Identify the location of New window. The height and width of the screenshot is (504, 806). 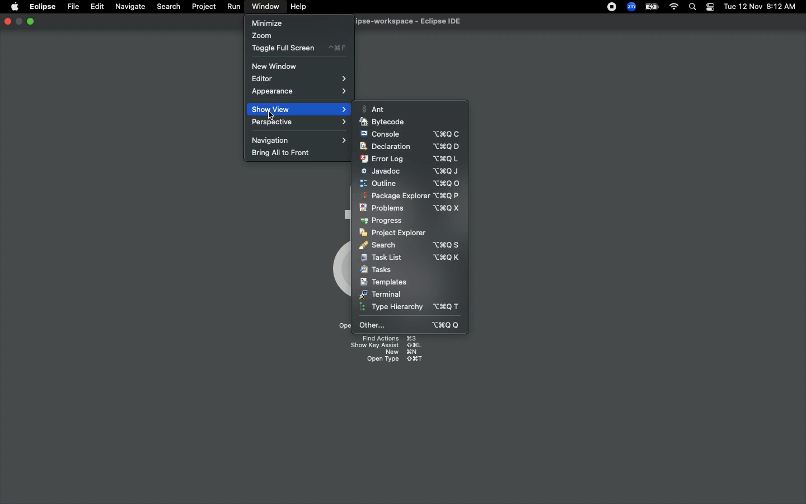
(280, 66).